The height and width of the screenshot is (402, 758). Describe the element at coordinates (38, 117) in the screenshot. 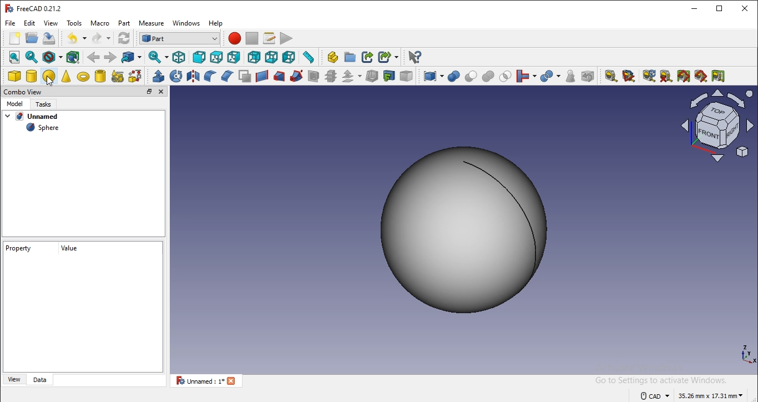

I see `unnamed` at that location.